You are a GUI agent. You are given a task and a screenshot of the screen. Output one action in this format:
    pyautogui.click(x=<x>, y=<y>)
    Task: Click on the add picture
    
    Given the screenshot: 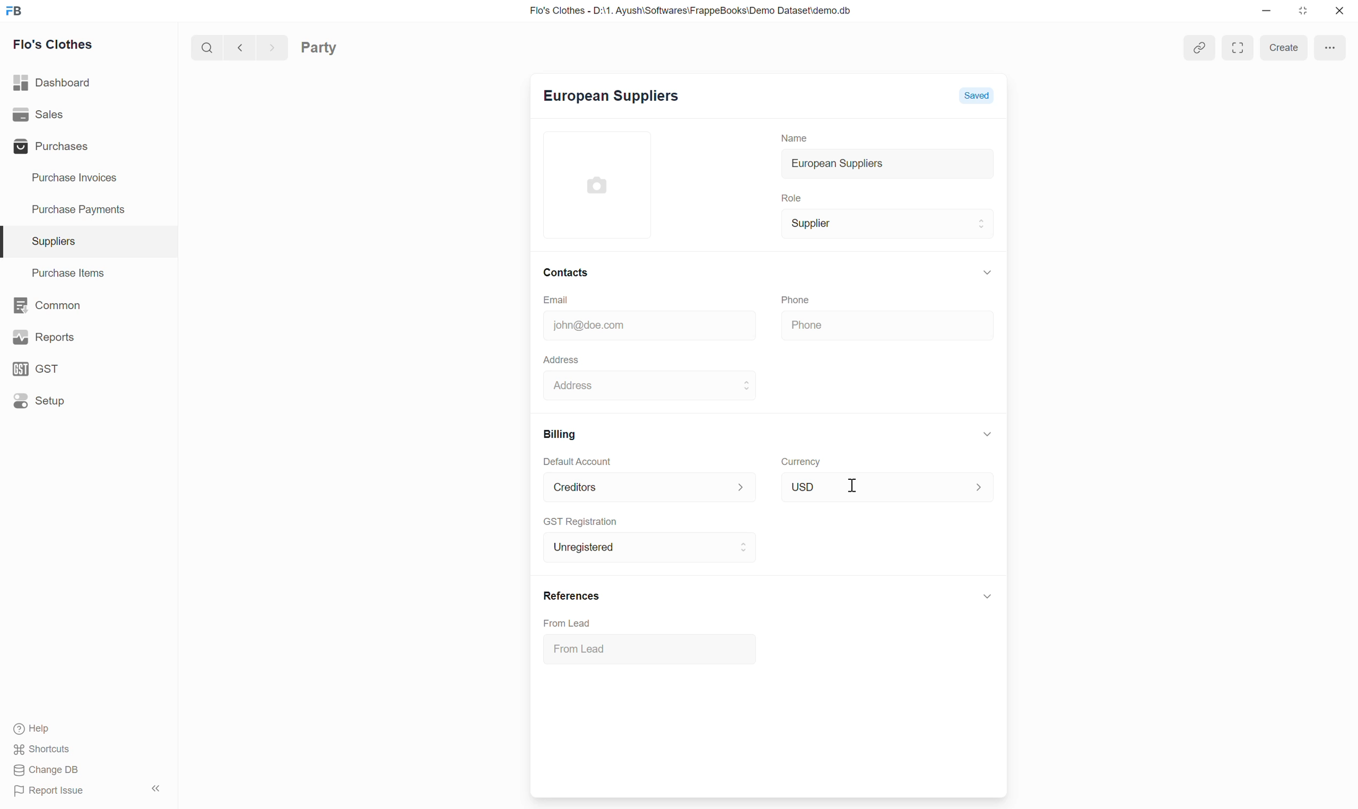 What is the action you would take?
    pyautogui.click(x=607, y=183)
    